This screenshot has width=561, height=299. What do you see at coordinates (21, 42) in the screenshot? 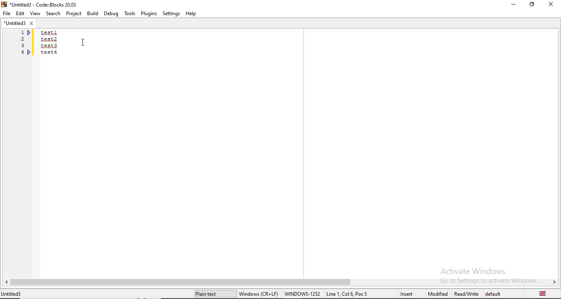
I see `serial numbers 1,2,3,4` at bounding box center [21, 42].